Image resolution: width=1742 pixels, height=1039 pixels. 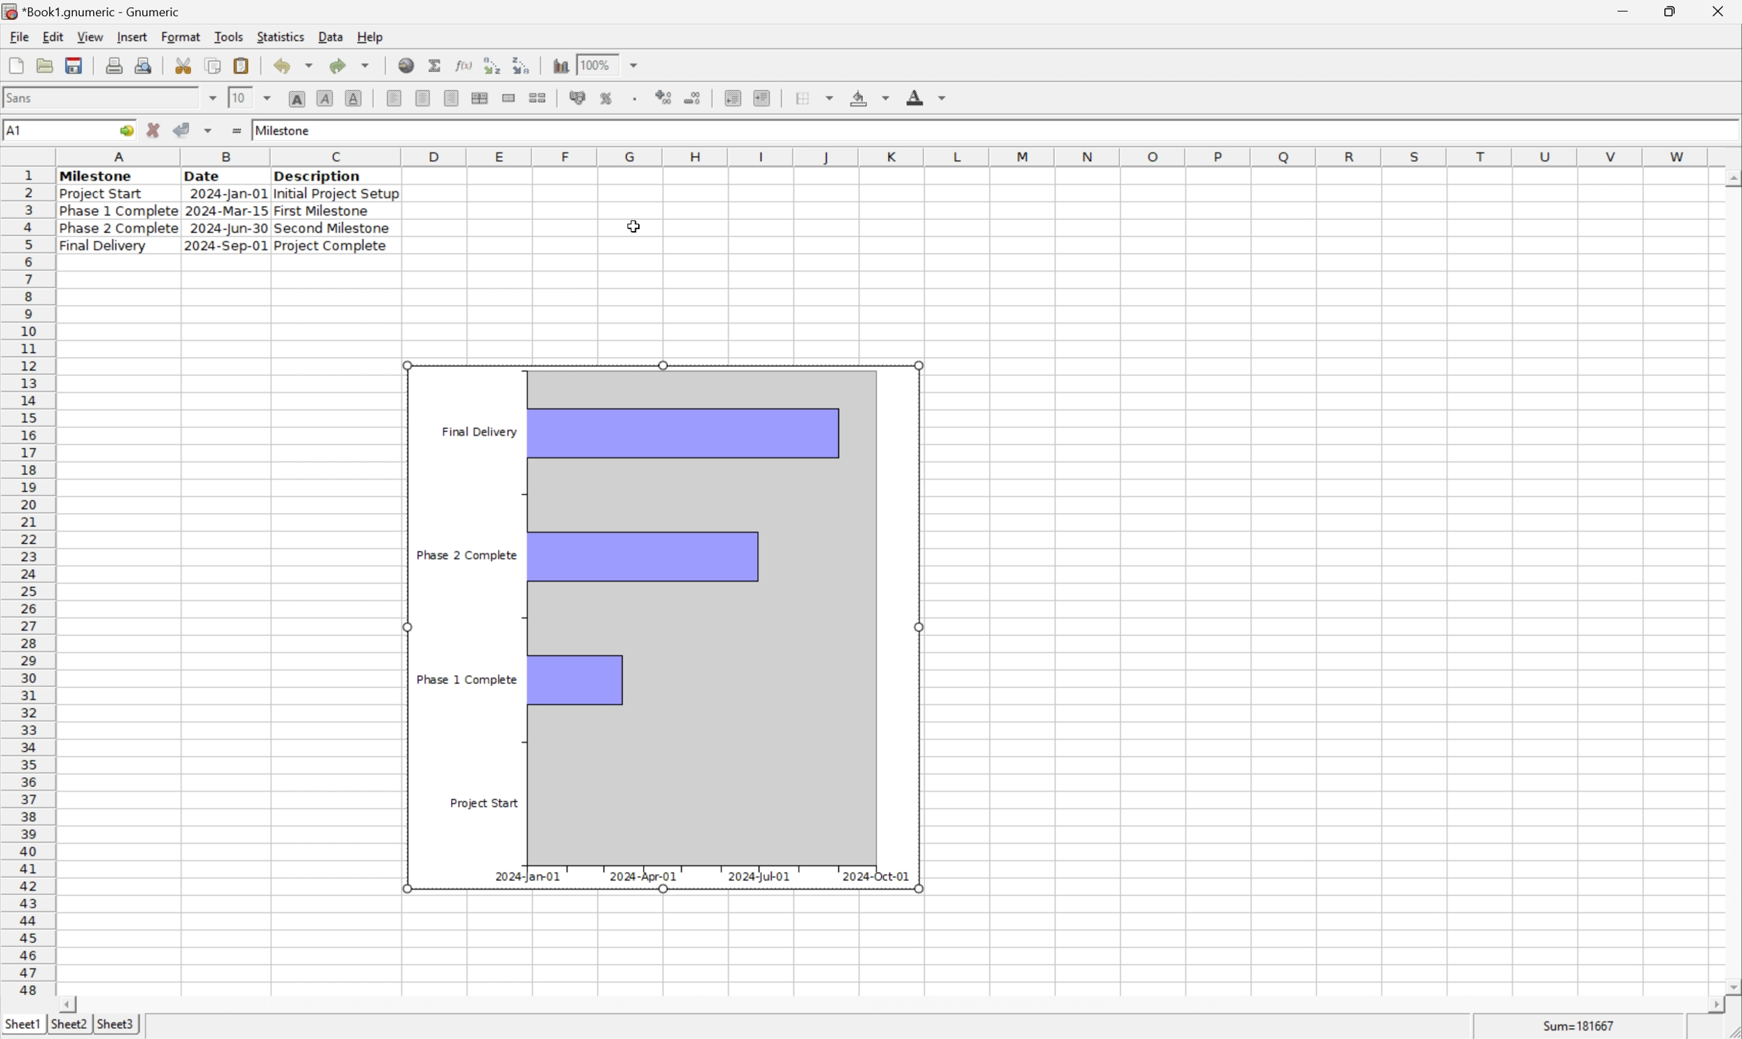 What do you see at coordinates (733, 99) in the screenshot?
I see `decrease indent` at bounding box center [733, 99].